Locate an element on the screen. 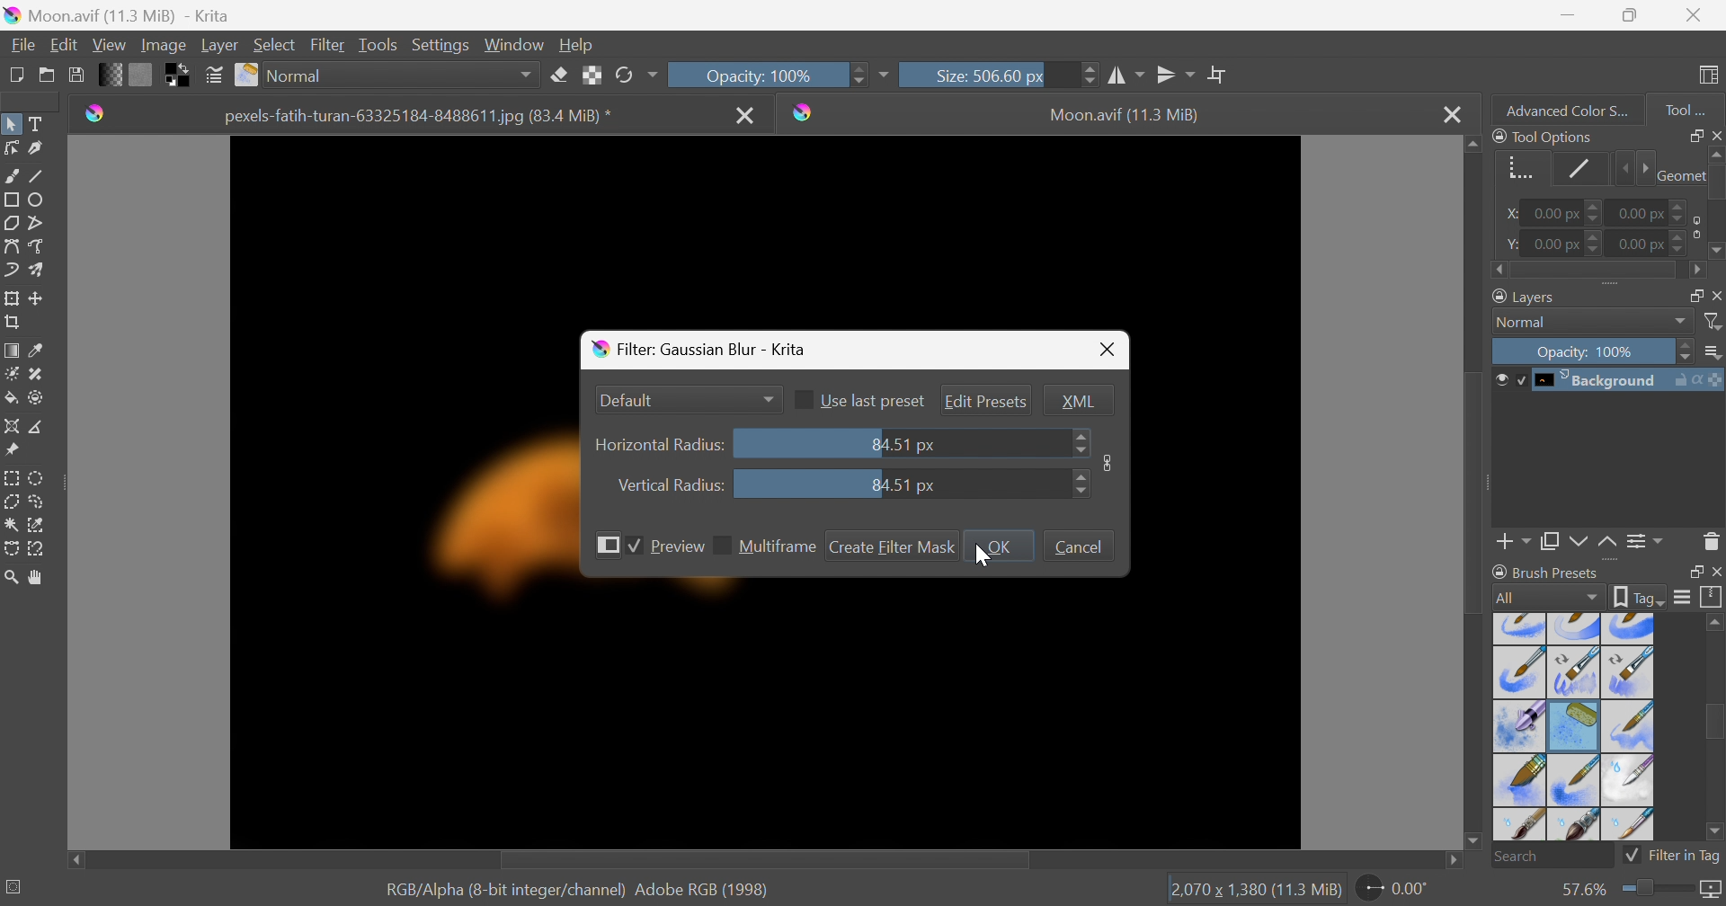 Image resolution: width=1726 pixels, height=906 pixels. 84.51 px is located at coordinates (903, 446).